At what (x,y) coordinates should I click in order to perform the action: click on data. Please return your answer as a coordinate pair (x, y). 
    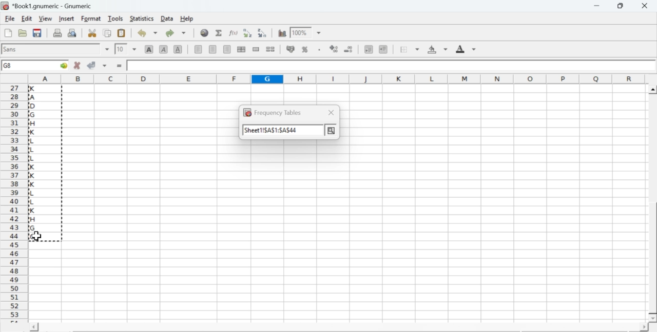
    Looking at the image, I should click on (168, 18).